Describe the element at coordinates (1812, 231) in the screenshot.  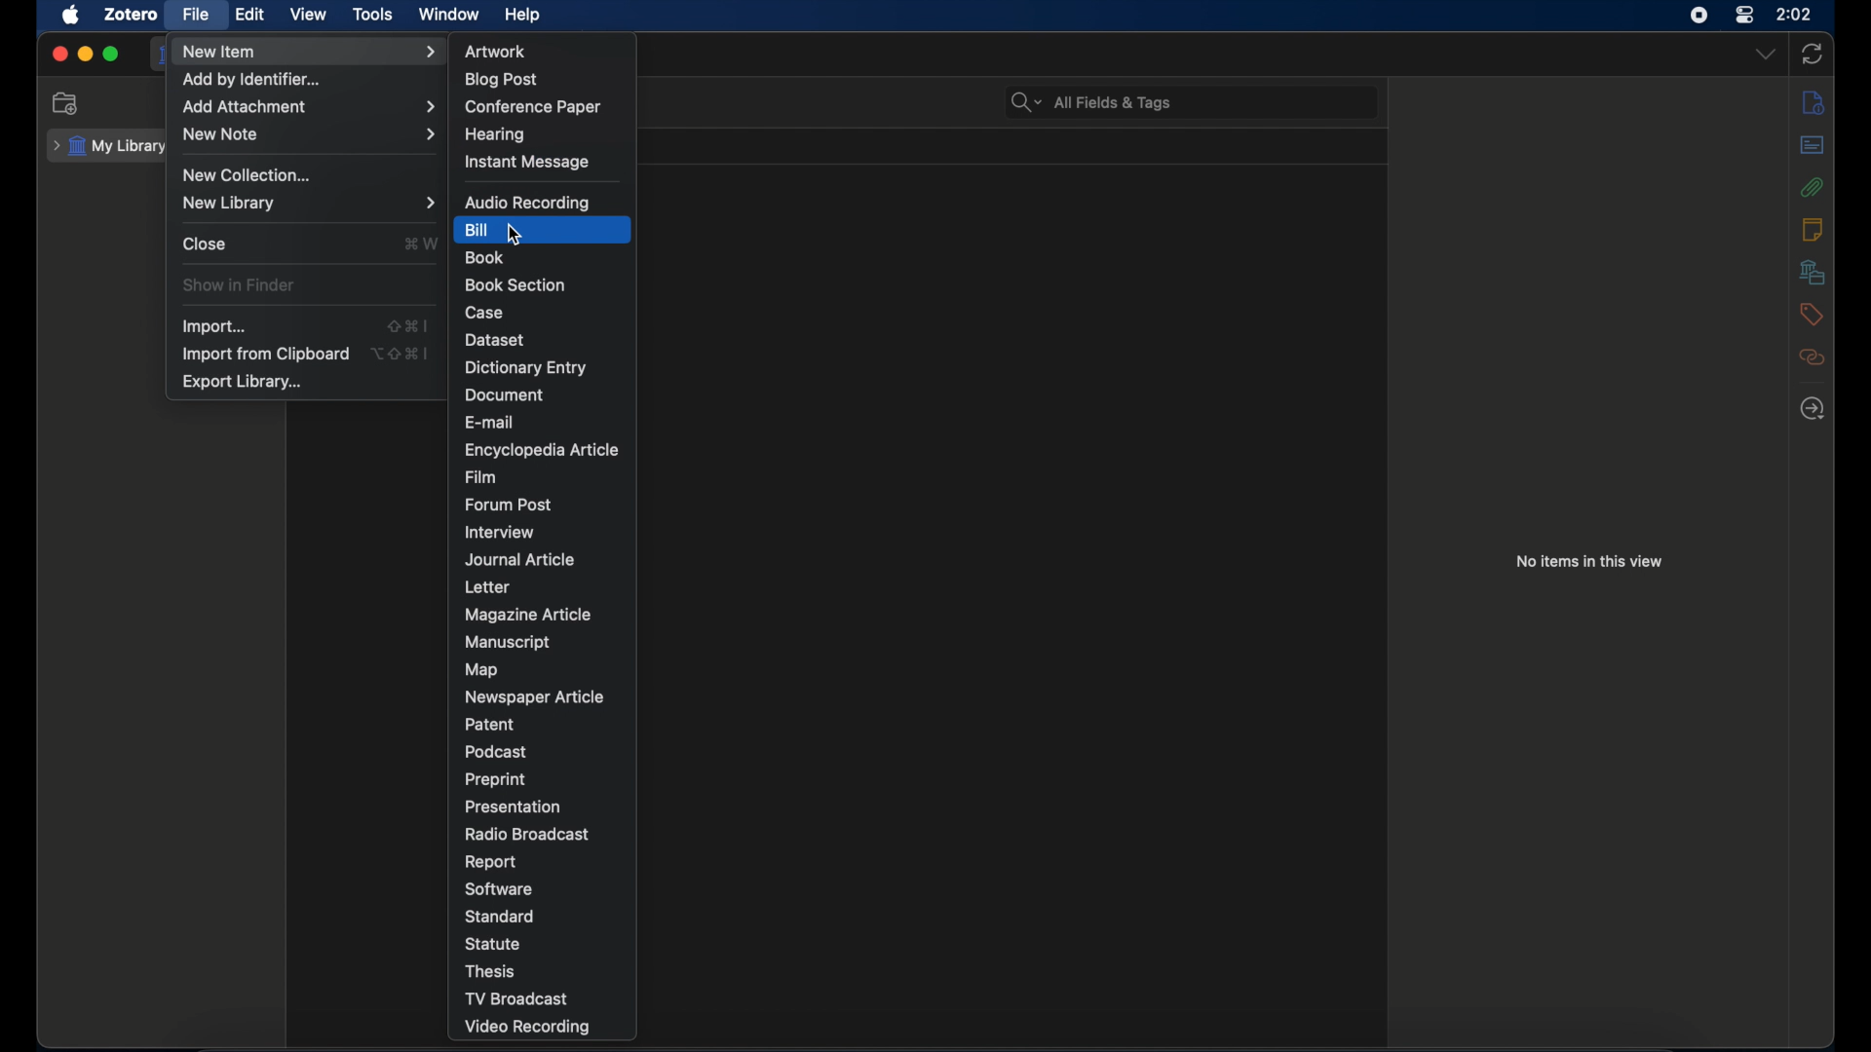
I see `notes` at that location.